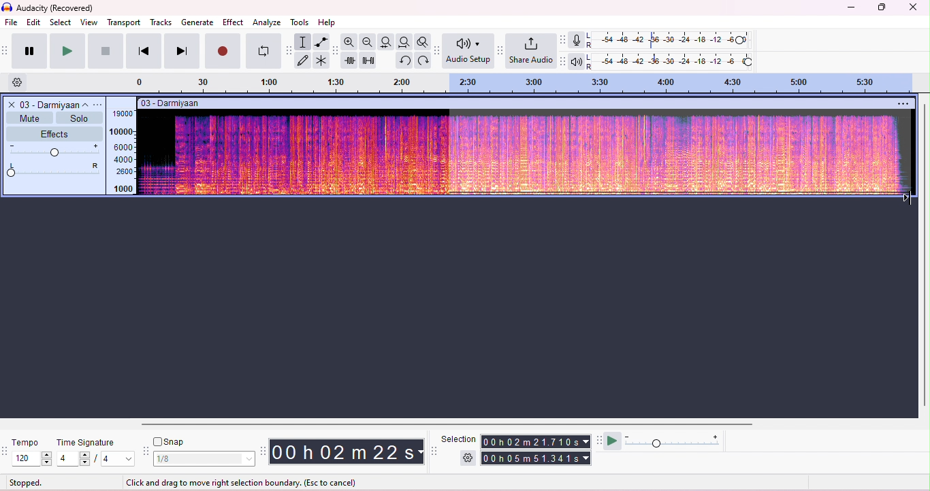 Image resolution: width=930 pixels, height=491 pixels. Describe the element at coordinates (914, 7) in the screenshot. I see `close` at that location.